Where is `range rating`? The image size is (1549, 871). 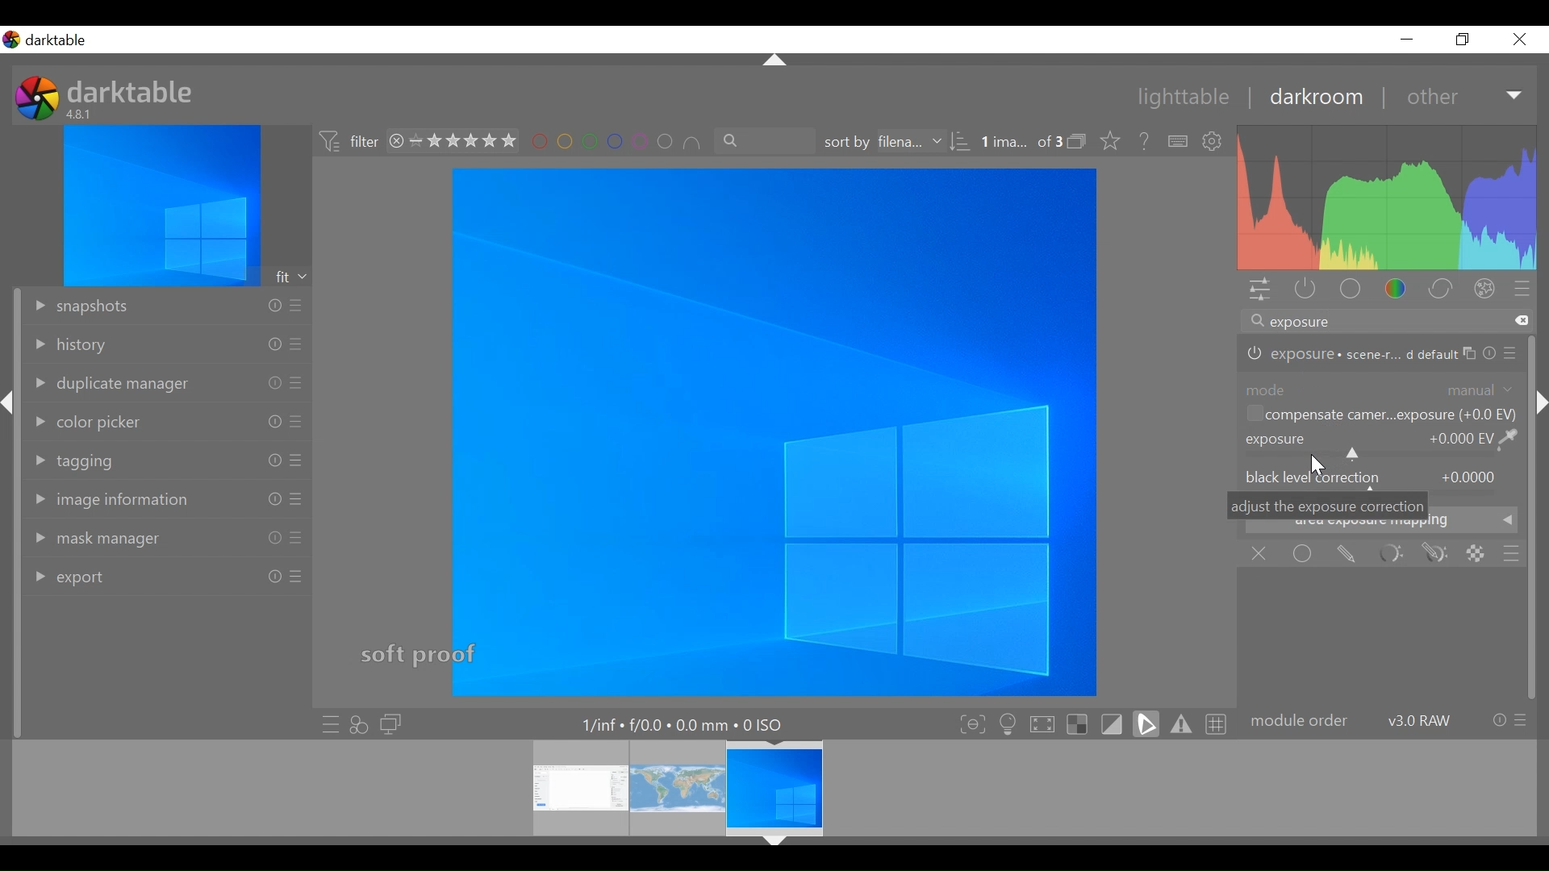 range rating is located at coordinates (464, 142).